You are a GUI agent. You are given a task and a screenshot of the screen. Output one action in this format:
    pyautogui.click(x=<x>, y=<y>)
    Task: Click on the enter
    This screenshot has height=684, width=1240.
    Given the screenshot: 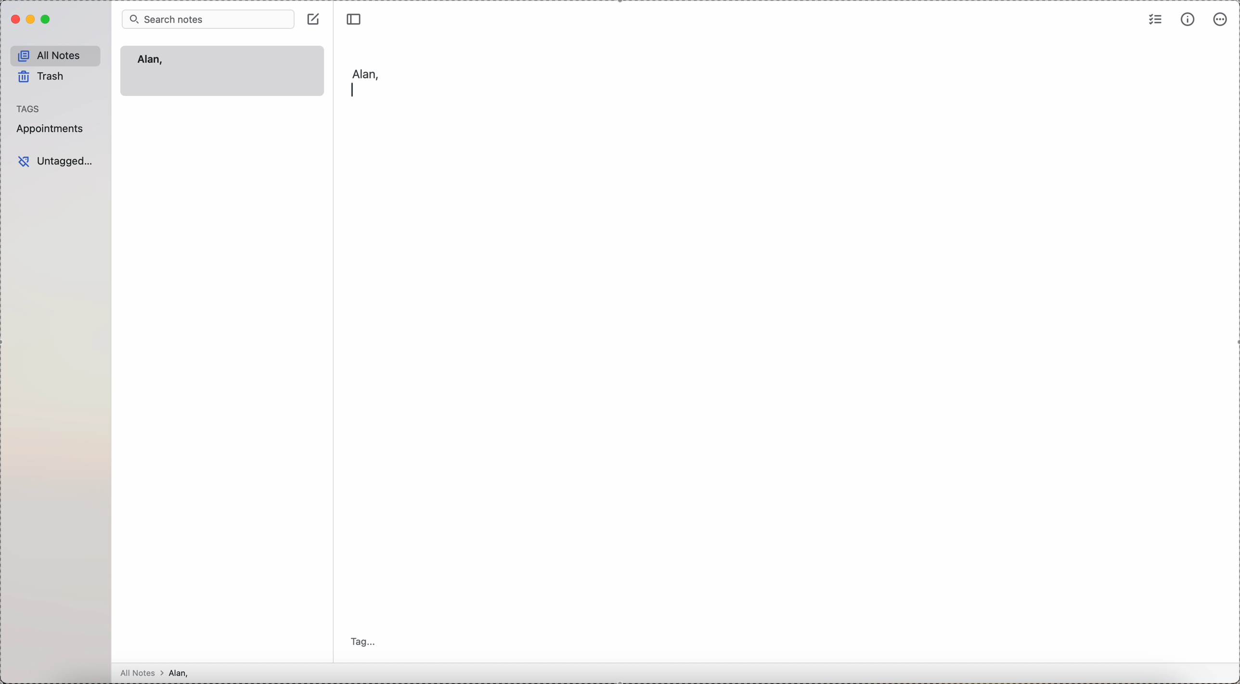 What is the action you would take?
    pyautogui.click(x=353, y=90)
    